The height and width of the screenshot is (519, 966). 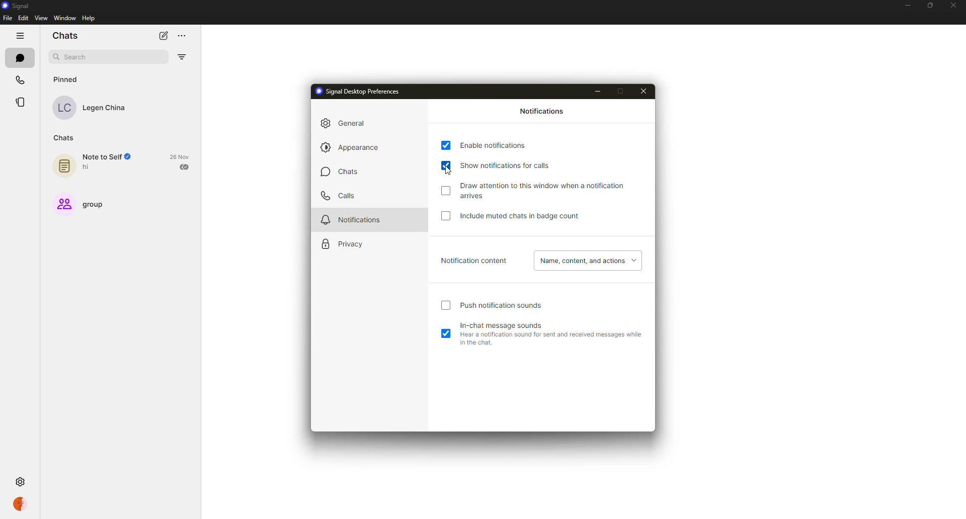 I want to click on notifications, so click(x=539, y=110).